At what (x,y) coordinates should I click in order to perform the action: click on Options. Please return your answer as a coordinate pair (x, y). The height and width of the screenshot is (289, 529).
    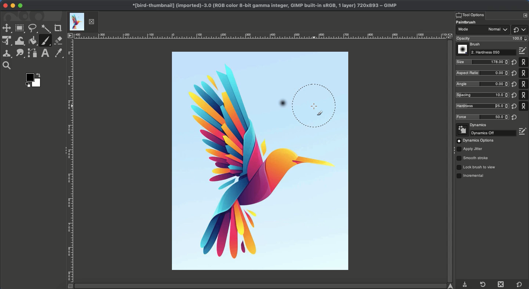
    Looking at the image, I should click on (475, 141).